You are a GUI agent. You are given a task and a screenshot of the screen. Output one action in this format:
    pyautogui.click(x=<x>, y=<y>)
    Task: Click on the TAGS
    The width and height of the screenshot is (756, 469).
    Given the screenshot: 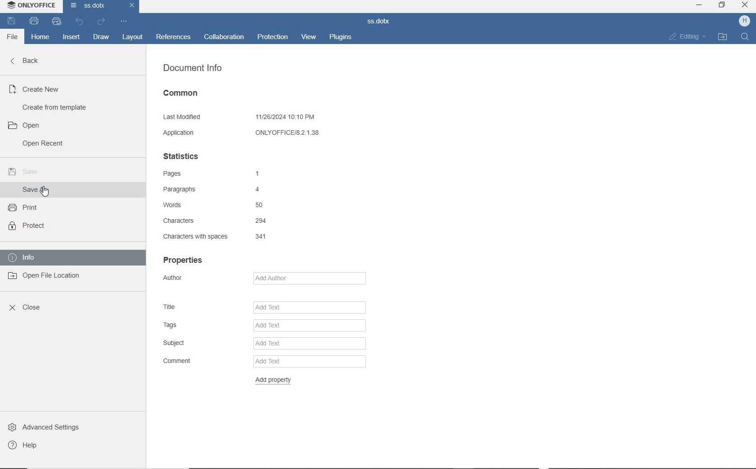 What is the action you would take?
    pyautogui.click(x=264, y=325)
    